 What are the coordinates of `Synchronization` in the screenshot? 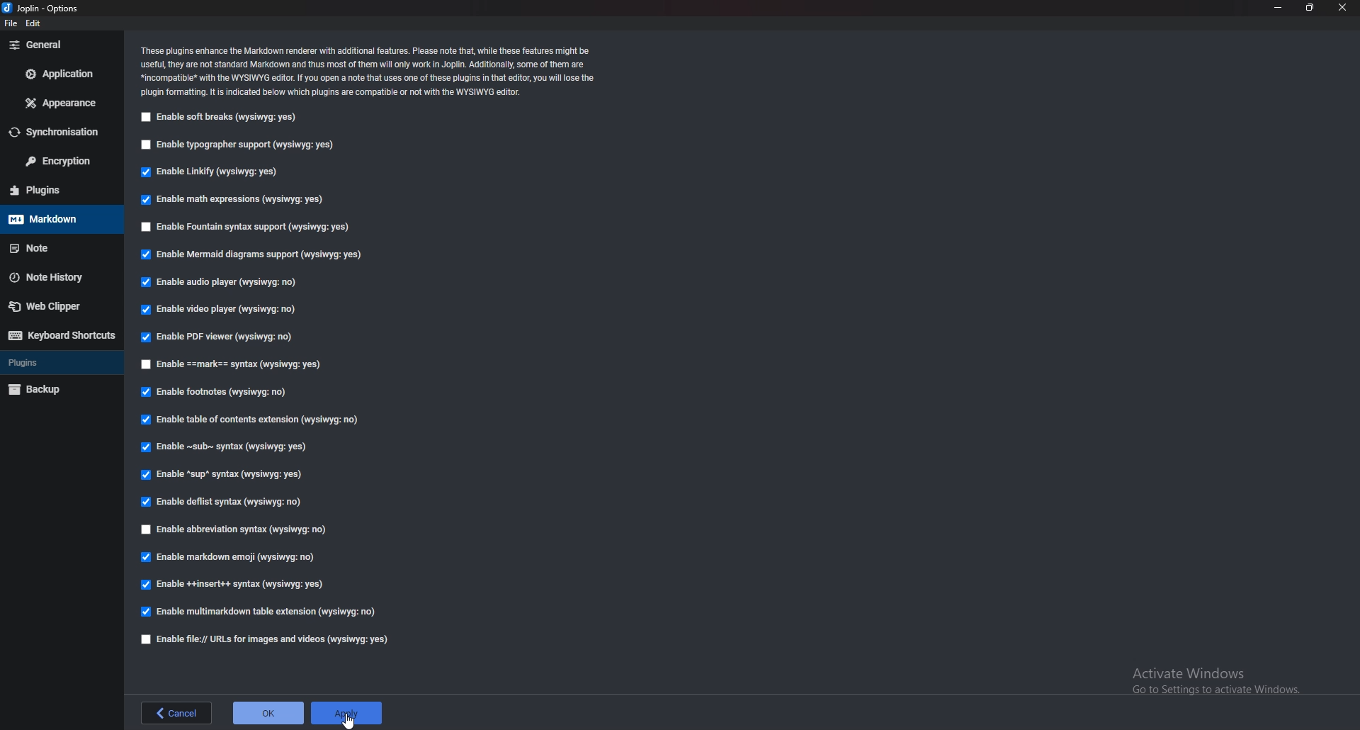 It's located at (57, 132).